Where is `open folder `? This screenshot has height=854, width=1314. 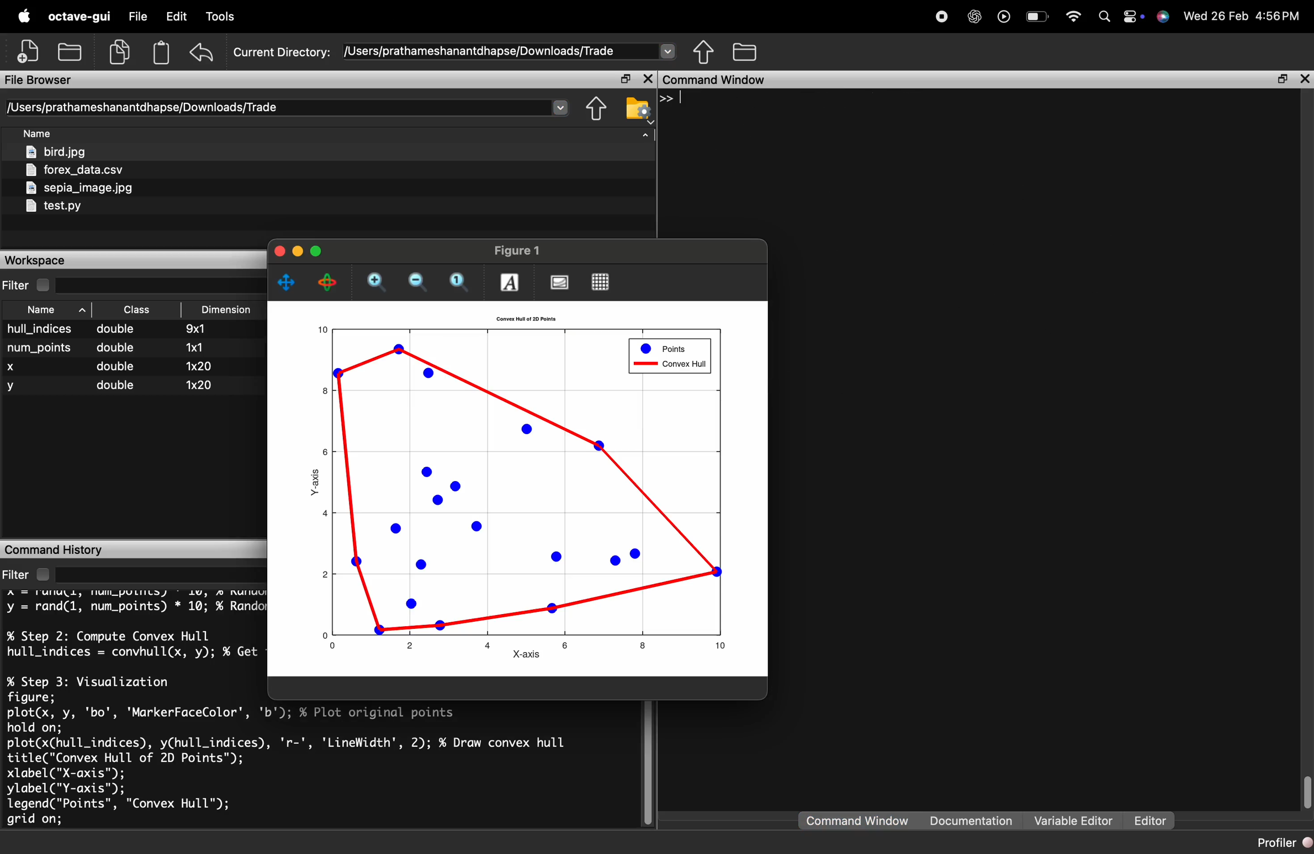 open folder  is located at coordinates (70, 52).